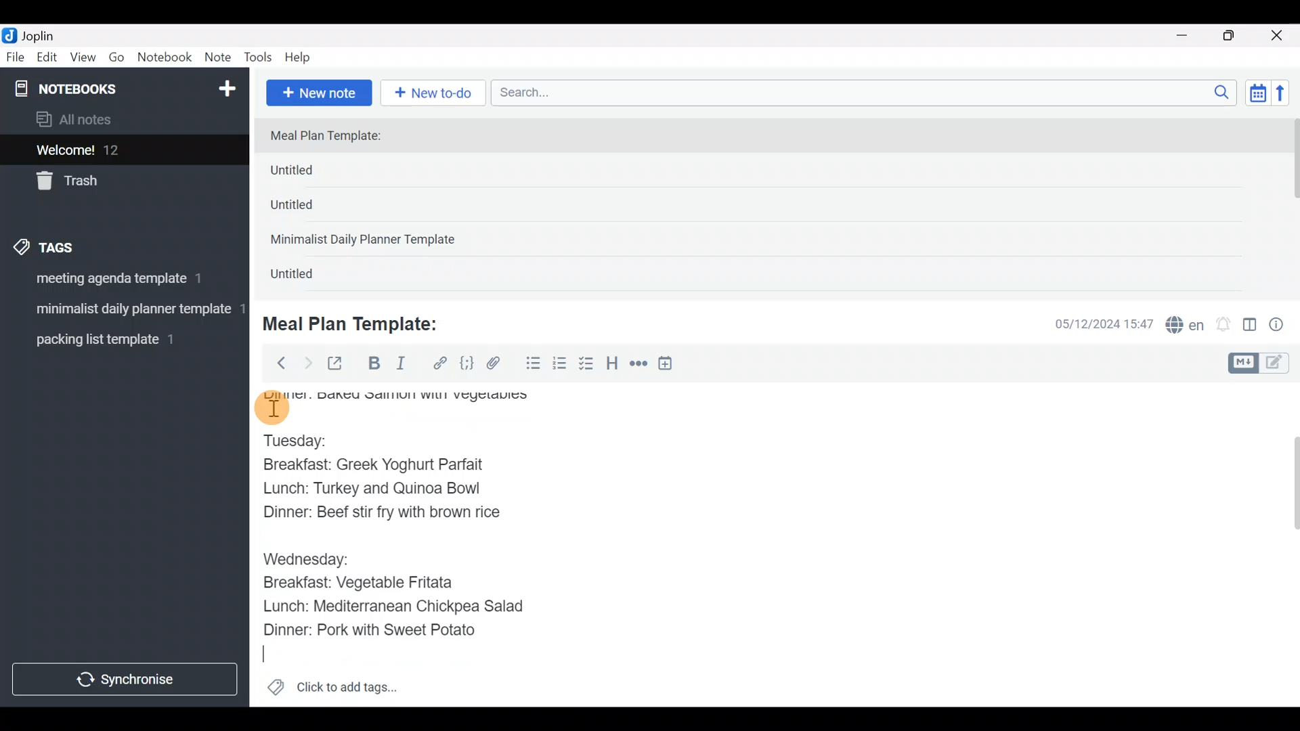 The image size is (1300, 731). Describe the element at coordinates (83, 60) in the screenshot. I see `View` at that location.